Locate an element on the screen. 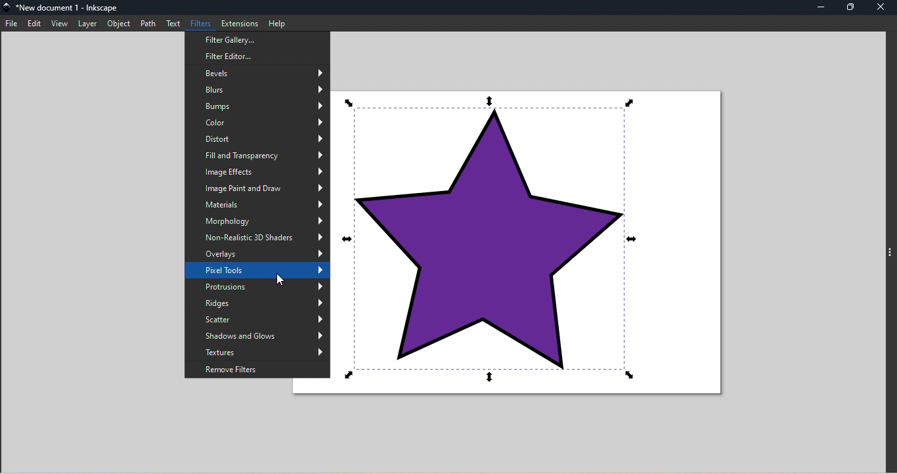 The image size is (897, 474). Help is located at coordinates (278, 24).